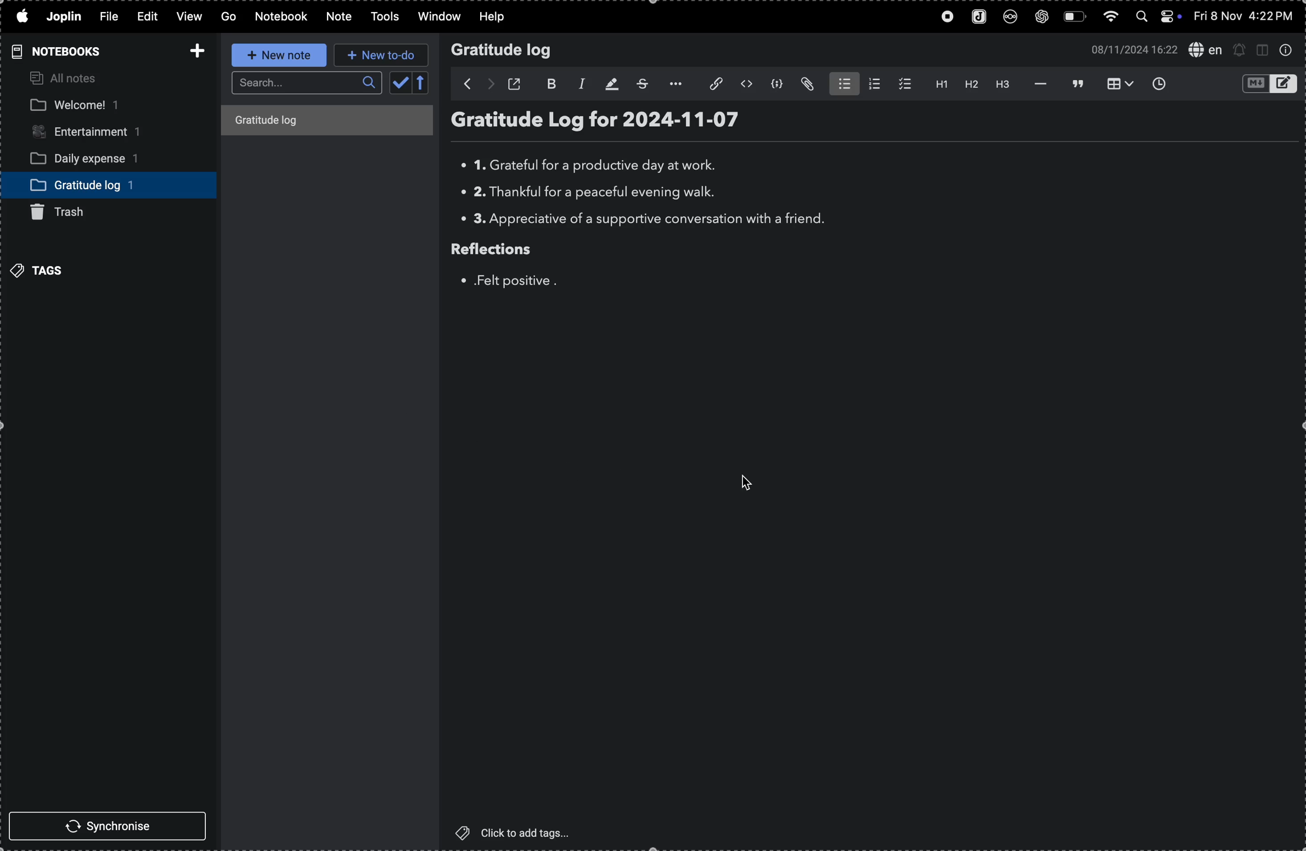 Image resolution: width=1306 pixels, height=851 pixels. Describe the element at coordinates (411, 83) in the screenshot. I see `calendar` at that location.